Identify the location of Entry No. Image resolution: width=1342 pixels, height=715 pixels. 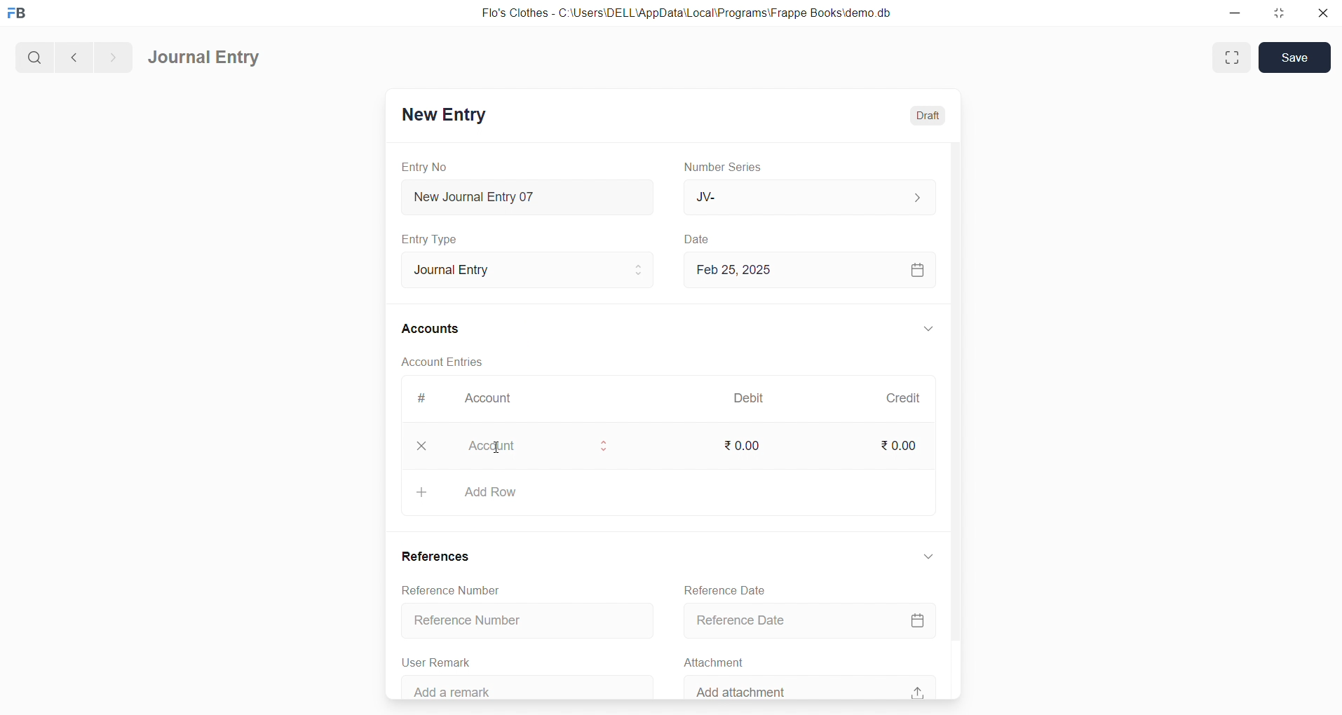
(425, 166).